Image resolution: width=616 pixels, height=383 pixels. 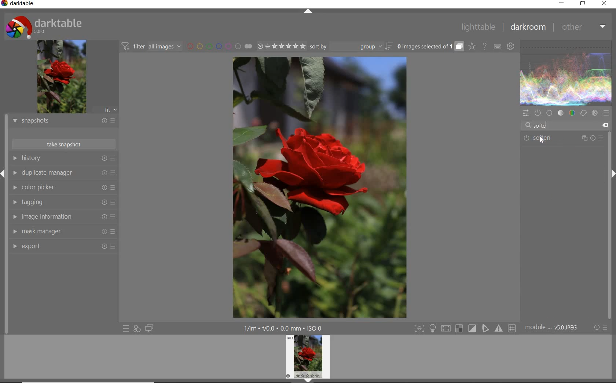 I want to click on expand/collapse, so click(x=309, y=12).